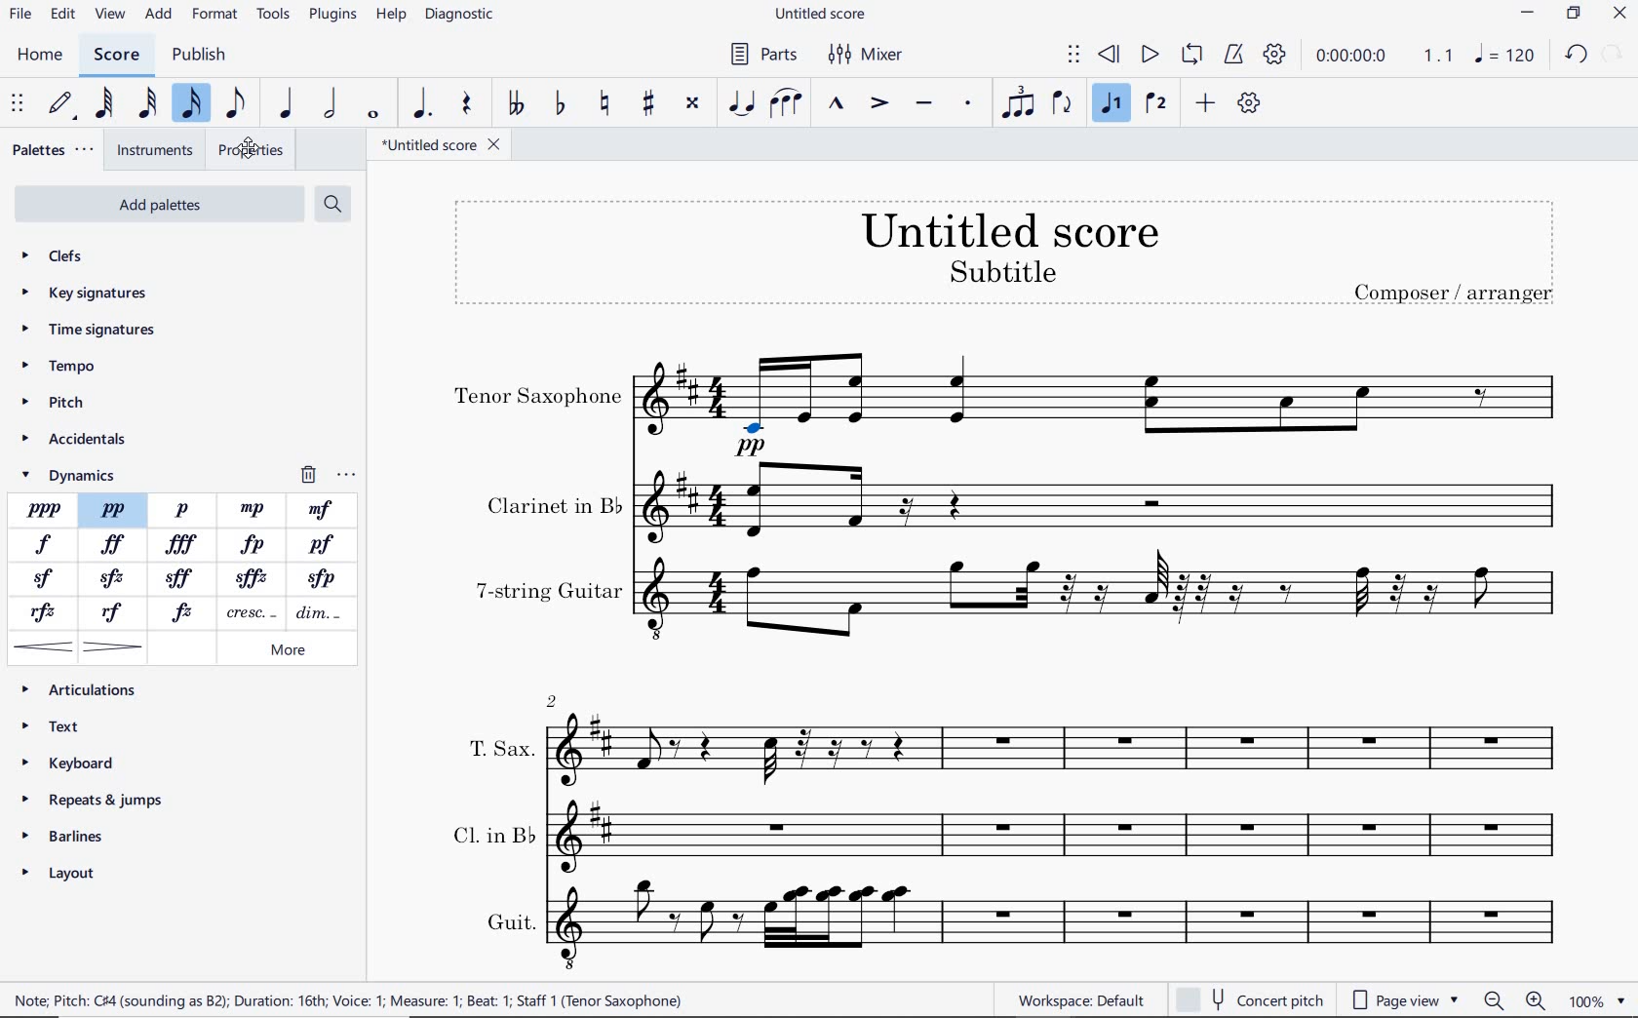 This screenshot has width=1638, height=1018. Describe the element at coordinates (239, 106) in the screenshot. I see `EIGHTH NOTE` at that location.